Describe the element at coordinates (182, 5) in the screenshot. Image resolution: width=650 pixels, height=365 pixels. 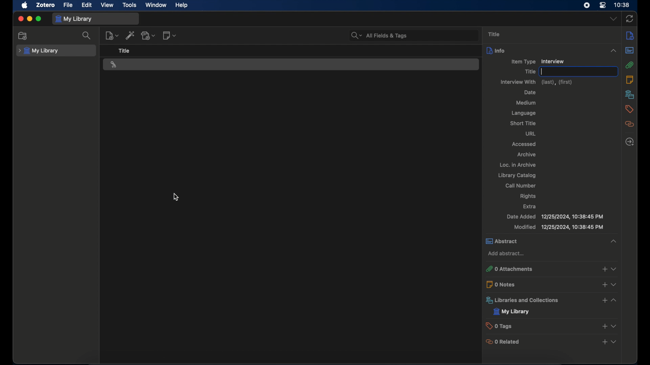
I see `help` at that location.